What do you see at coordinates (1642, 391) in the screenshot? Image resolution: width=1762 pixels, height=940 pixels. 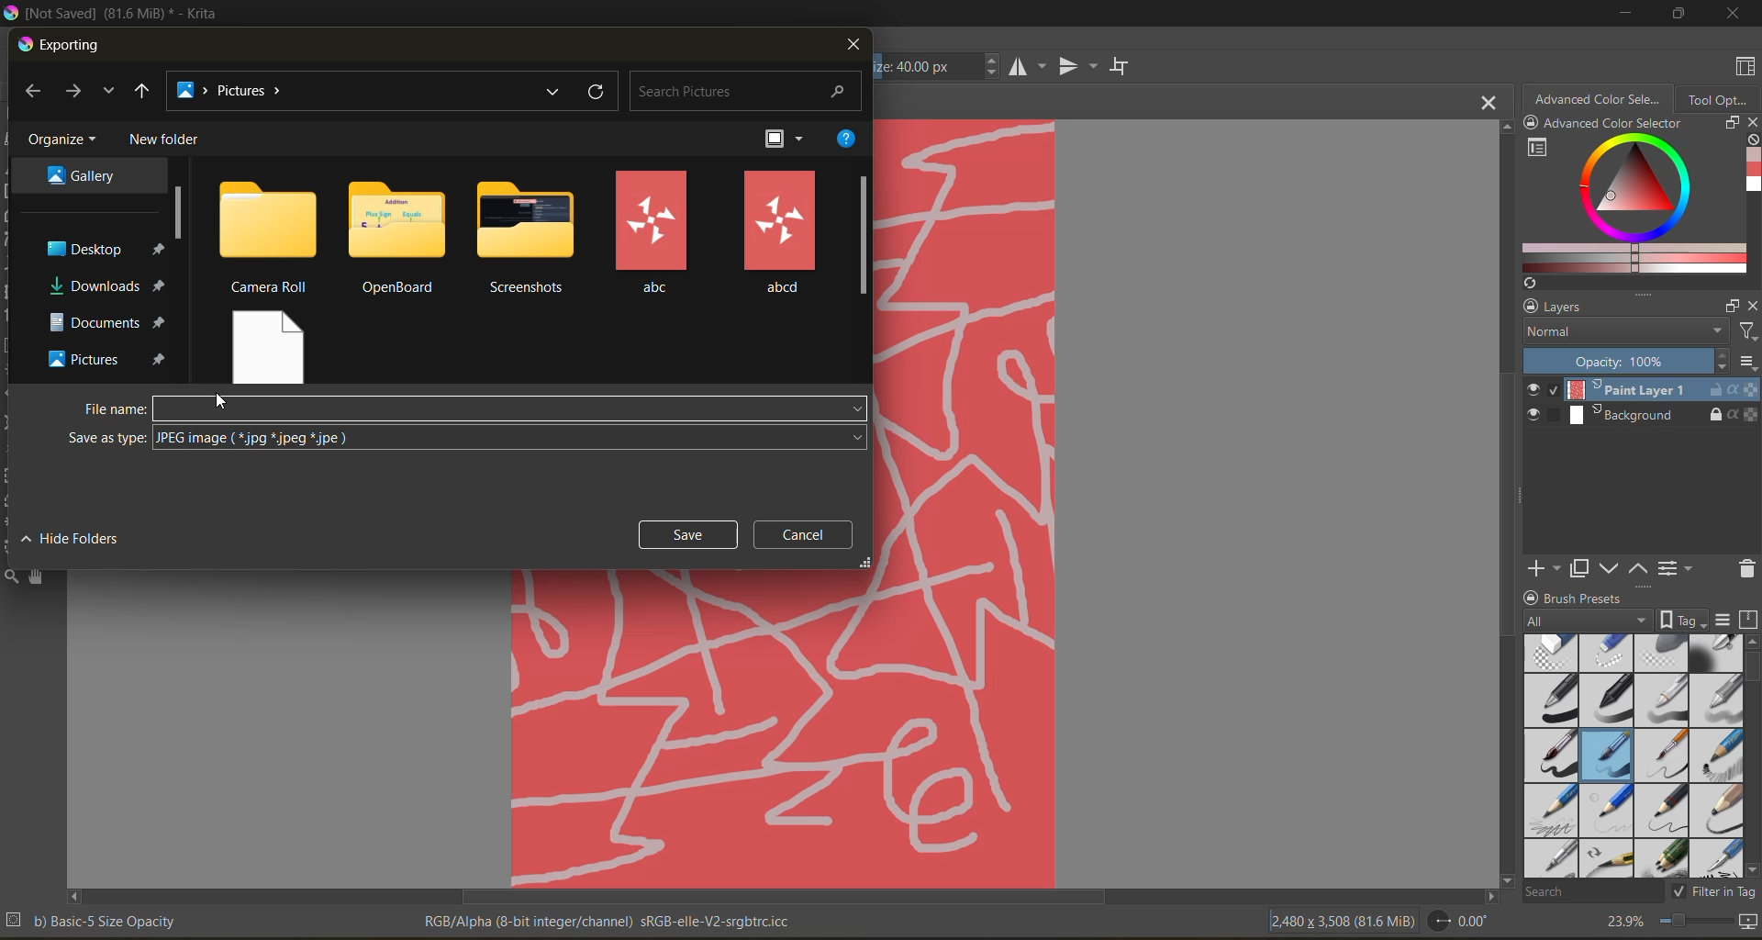 I see `layer` at bounding box center [1642, 391].